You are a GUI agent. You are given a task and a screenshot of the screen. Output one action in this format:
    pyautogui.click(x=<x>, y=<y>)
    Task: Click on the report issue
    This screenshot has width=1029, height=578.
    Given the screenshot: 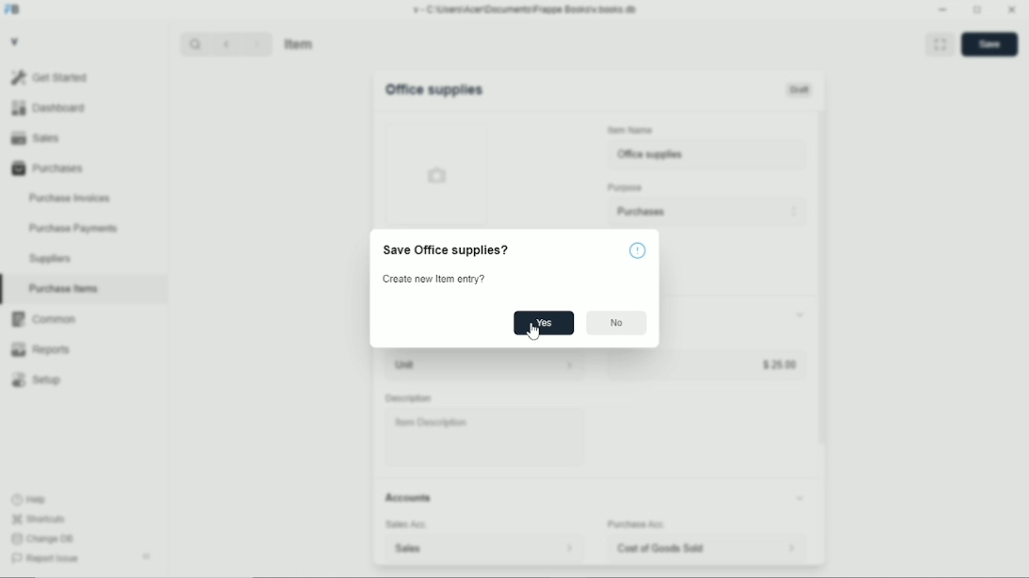 What is the action you would take?
    pyautogui.click(x=45, y=558)
    